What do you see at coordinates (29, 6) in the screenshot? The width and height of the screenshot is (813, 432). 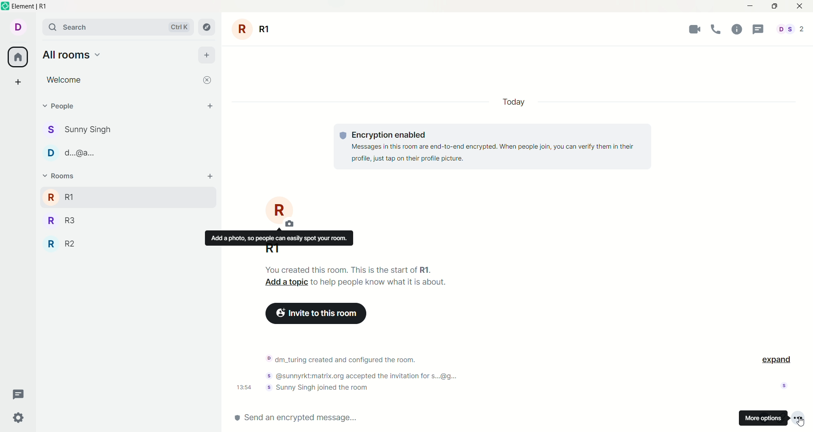 I see `Element | R1` at bounding box center [29, 6].